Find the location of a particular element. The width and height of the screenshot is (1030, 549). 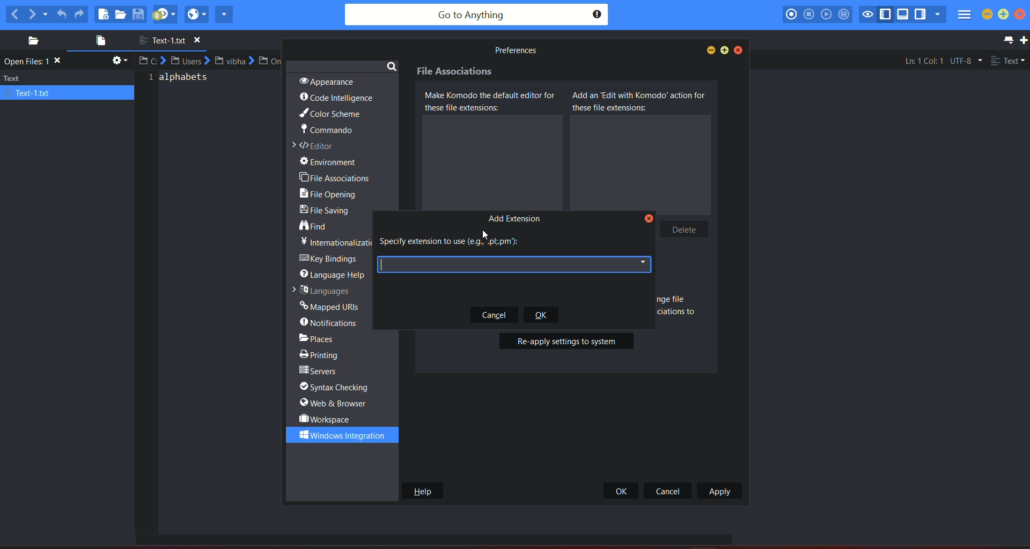

find is located at coordinates (315, 226).